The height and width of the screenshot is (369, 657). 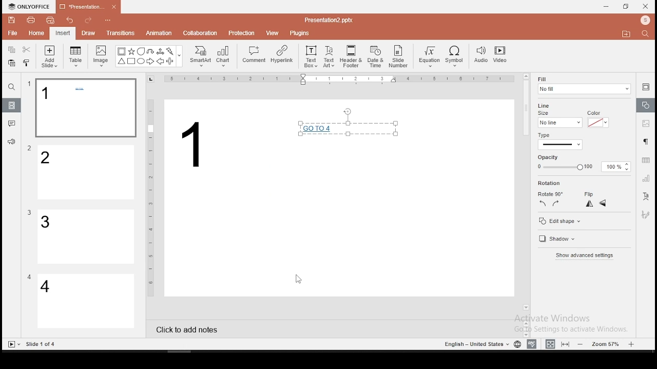 I want to click on save, so click(x=12, y=19).